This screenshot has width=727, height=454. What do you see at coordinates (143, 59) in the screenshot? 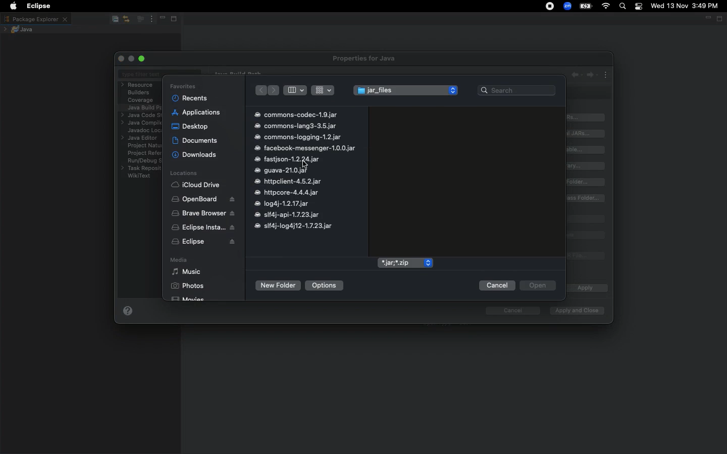
I see `Maximize` at bounding box center [143, 59].